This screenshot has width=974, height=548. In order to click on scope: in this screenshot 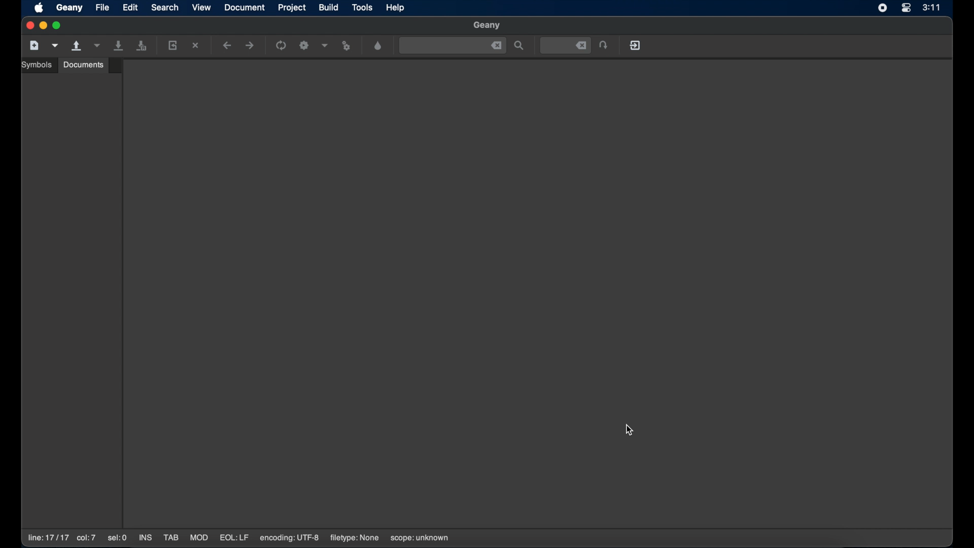, I will do `click(420, 538)`.